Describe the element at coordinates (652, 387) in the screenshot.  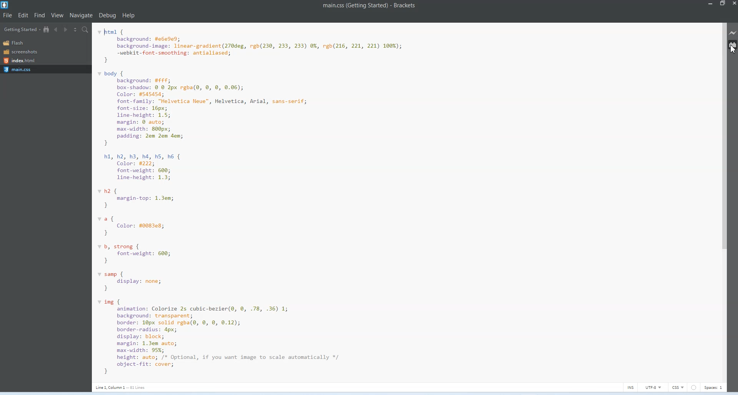
I see `UTF-8` at that location.